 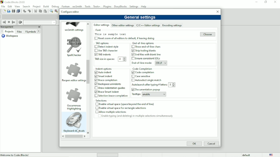 What do you see at coordinates (133, 50) in the screenshot?
I see `` at bounding box center [133, 50].